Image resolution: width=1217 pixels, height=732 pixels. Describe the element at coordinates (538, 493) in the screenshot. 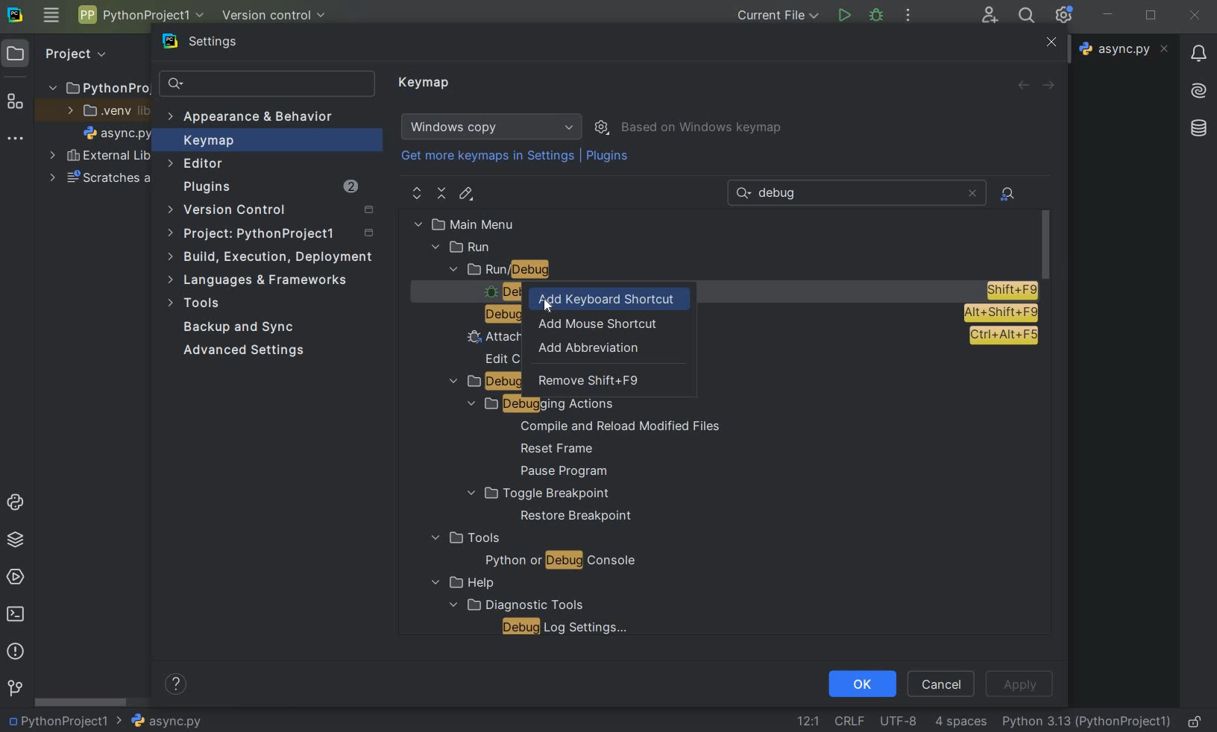

I see `toggle breakpoint` at that location.